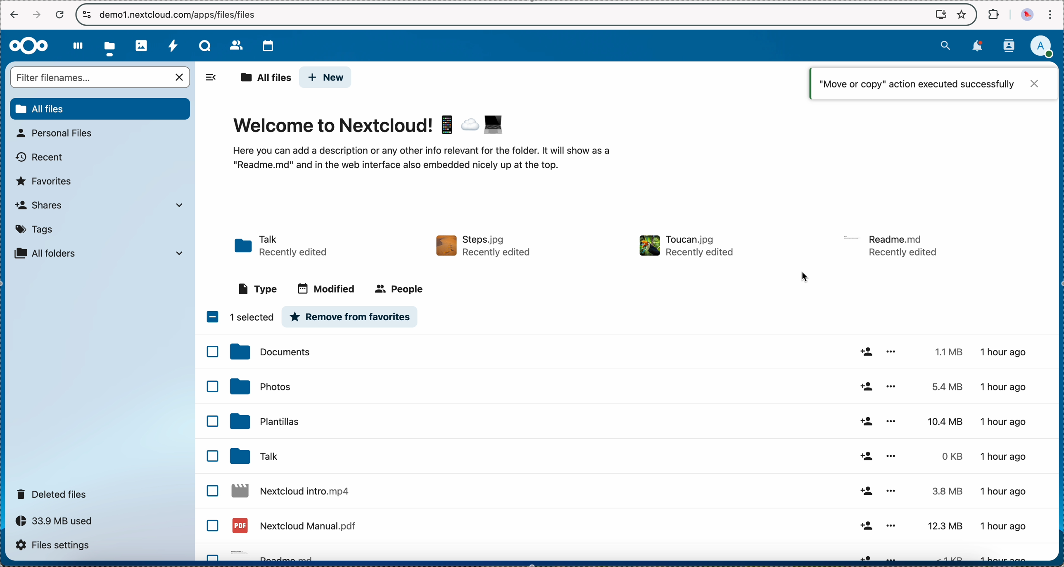 Image resolution: width=1064 pixels, height=567 pixels. Describe the element at coordinates (993, 15) in the screenshot. I see `extensions` at that location.